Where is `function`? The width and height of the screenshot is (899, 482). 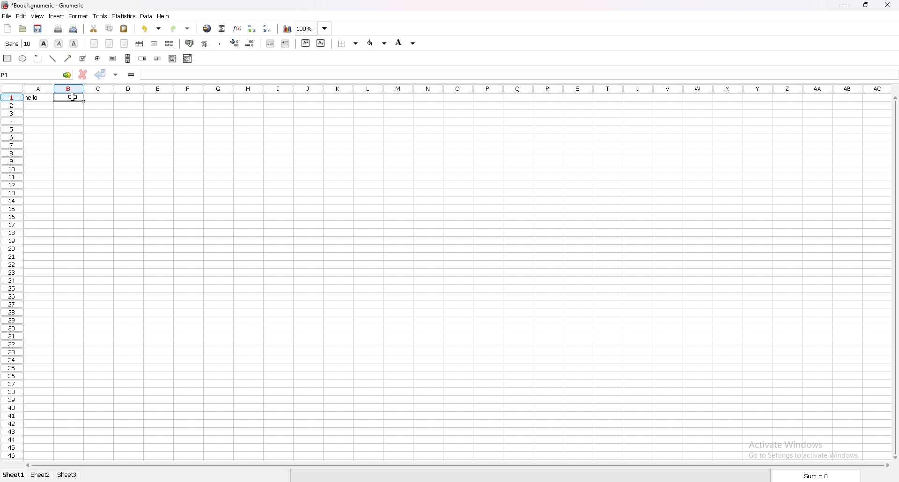 function is located at coordinates (237, 28).